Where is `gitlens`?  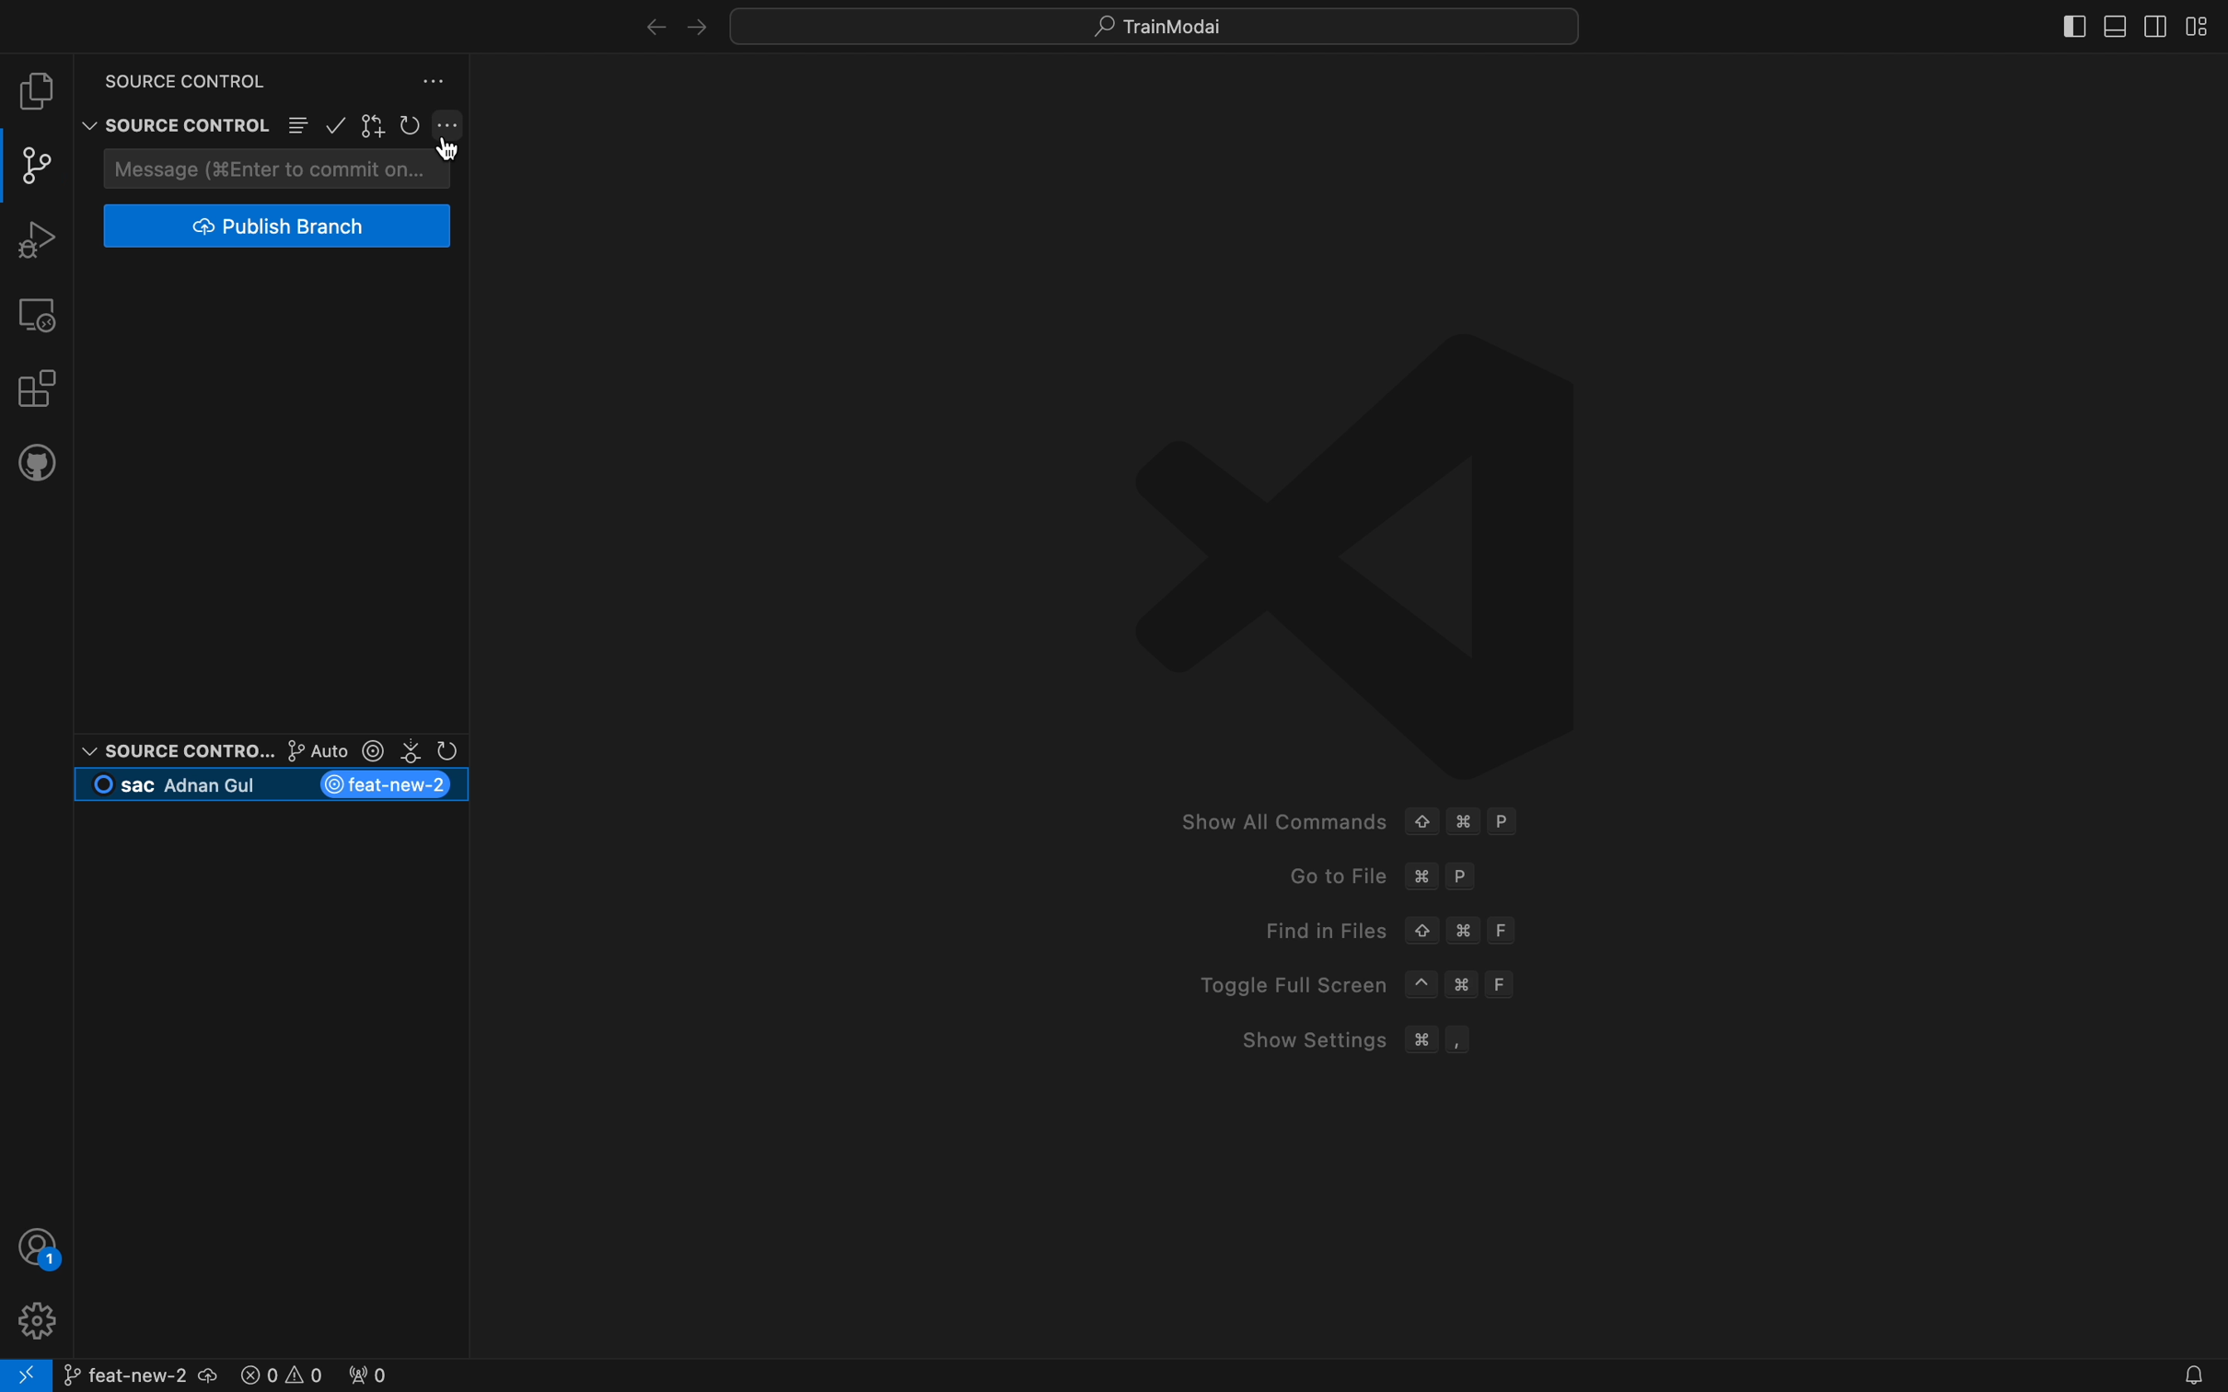 gitlens is located at coordinates (376, 127).